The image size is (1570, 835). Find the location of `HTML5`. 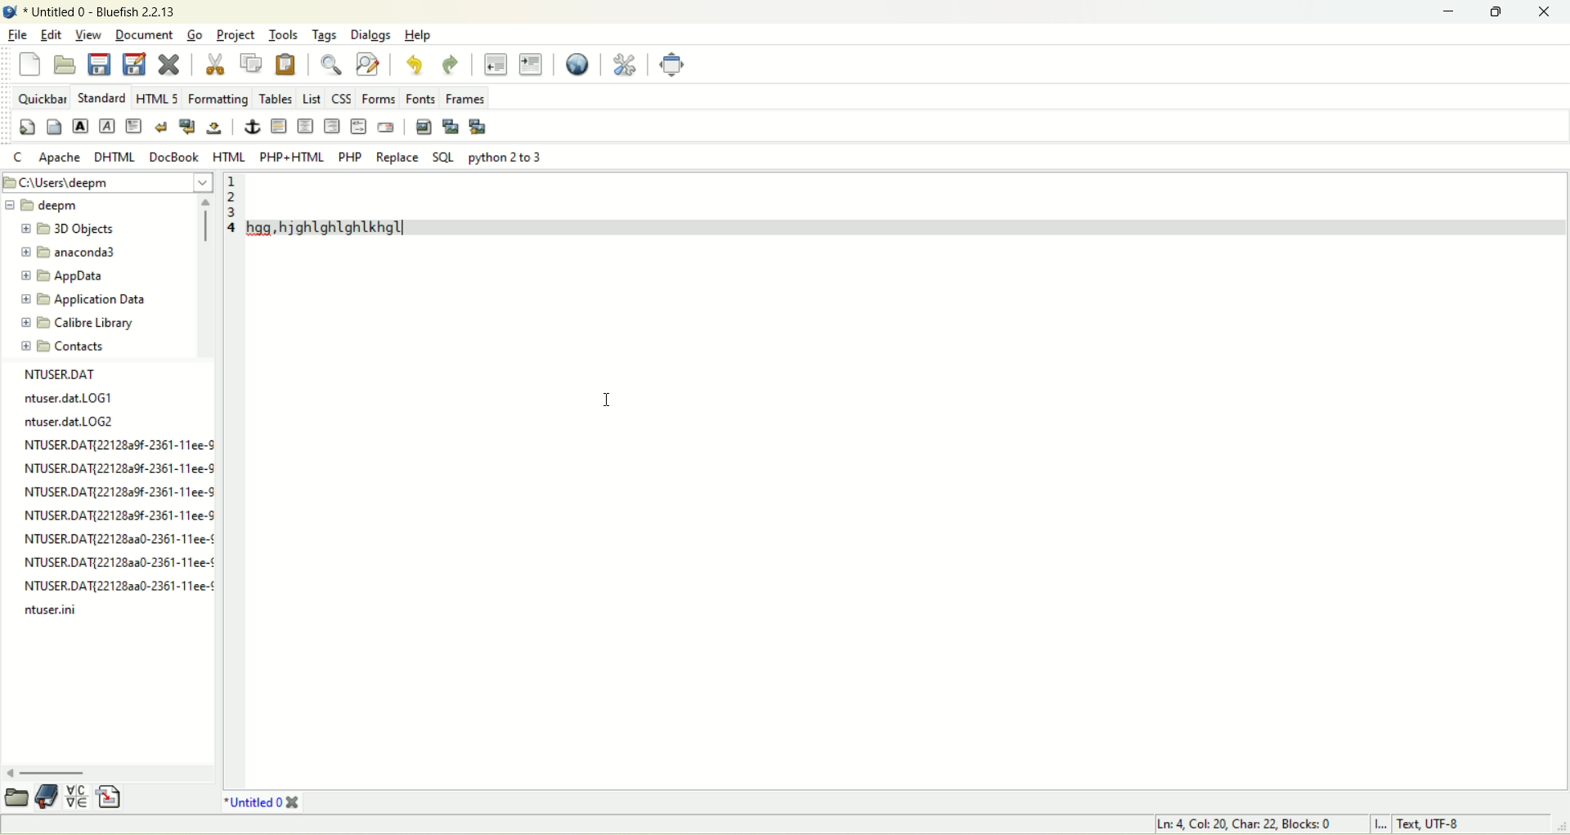

HTML5 is located at coordinates (155, 97).